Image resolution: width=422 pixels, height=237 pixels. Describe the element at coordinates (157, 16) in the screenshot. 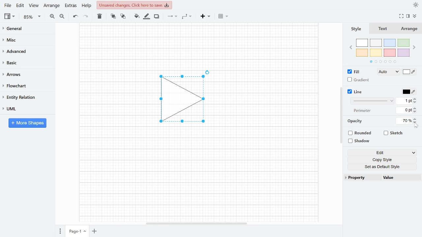

I see `Shadow` at that location.